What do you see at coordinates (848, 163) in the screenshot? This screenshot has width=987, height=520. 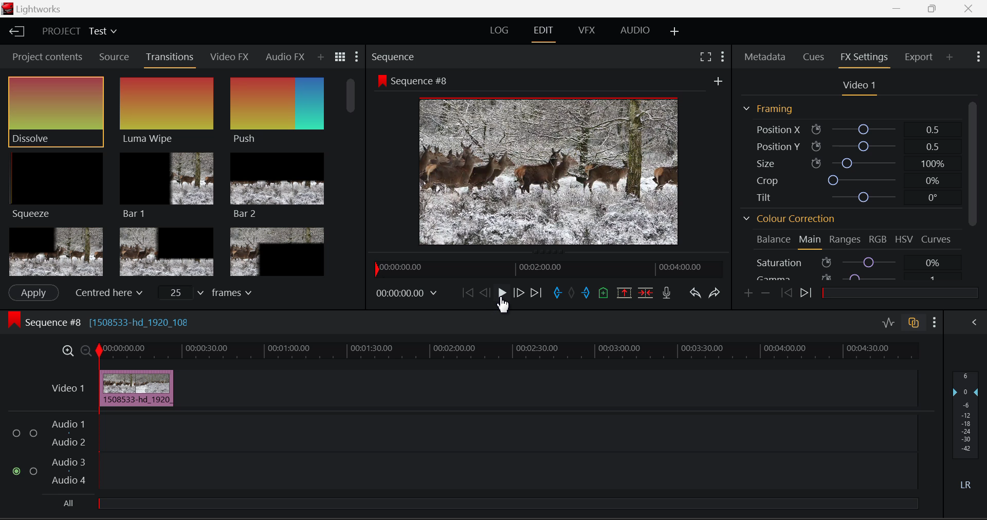 I see `Size` at bounding box center [848, 163].